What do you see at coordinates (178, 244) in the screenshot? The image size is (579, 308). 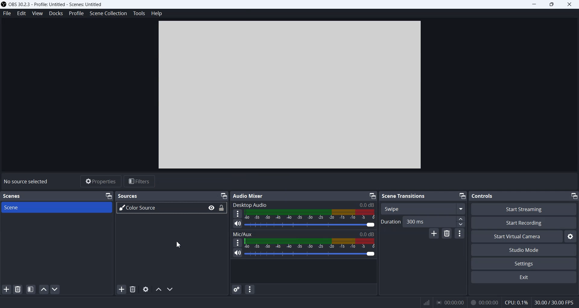 I see `Cursor` at bounding box center [178, 244].